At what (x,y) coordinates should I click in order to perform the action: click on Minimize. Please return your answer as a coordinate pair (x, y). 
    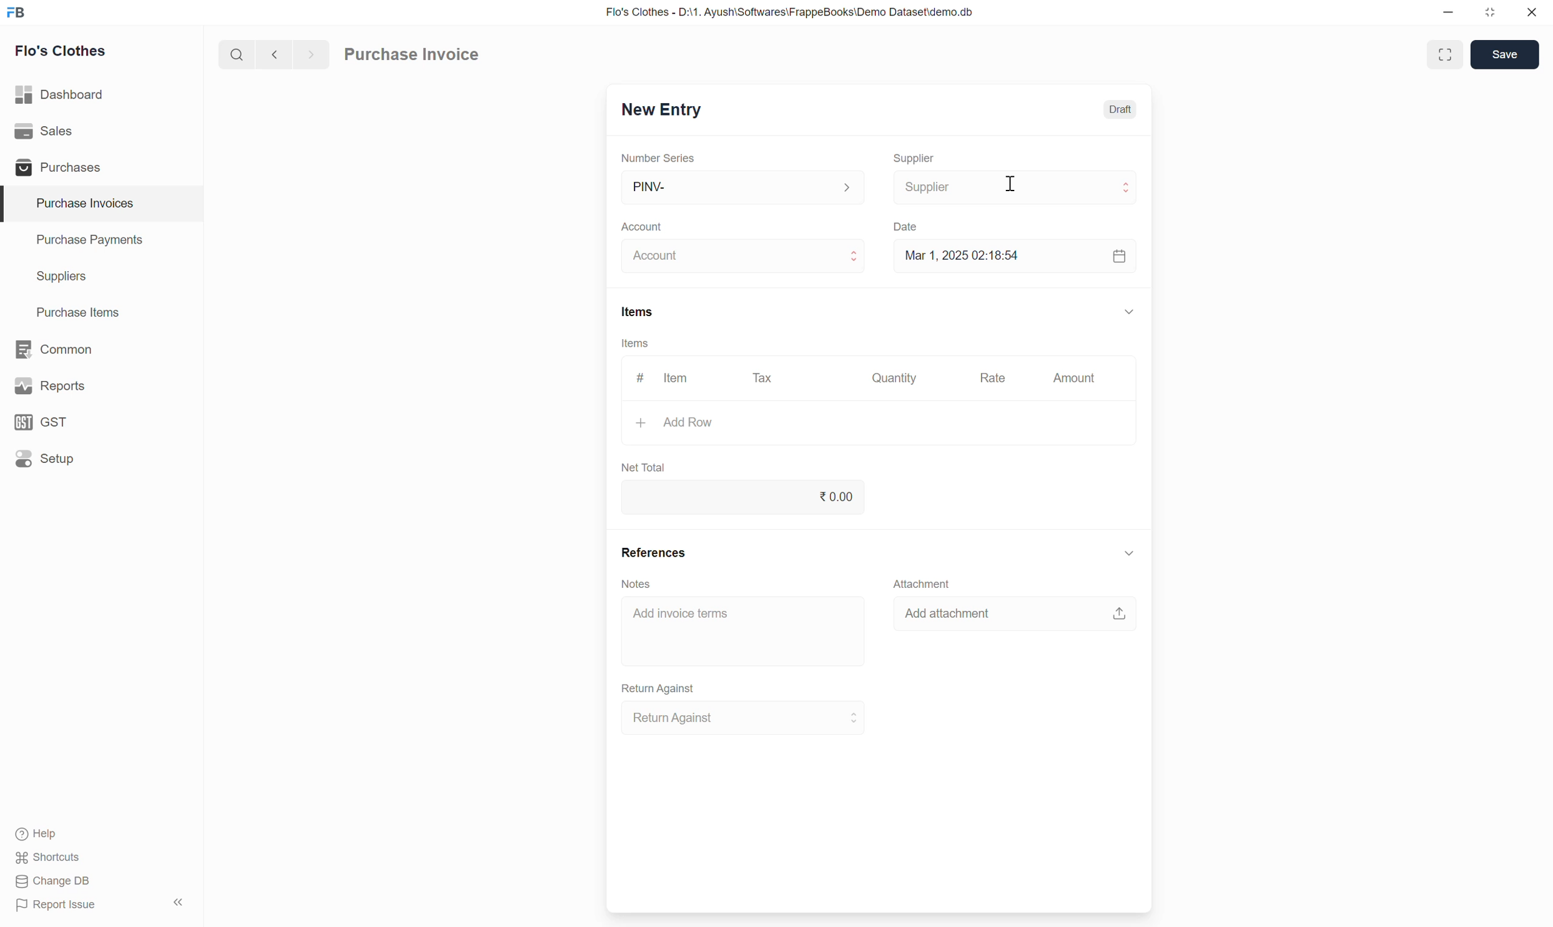
    Looking at the image, I should click on (1448, 12).